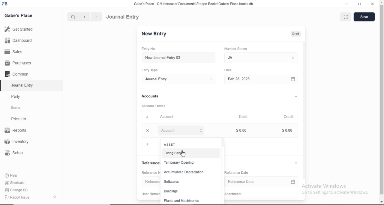  I want to click on Purchases, so click(18, 63).